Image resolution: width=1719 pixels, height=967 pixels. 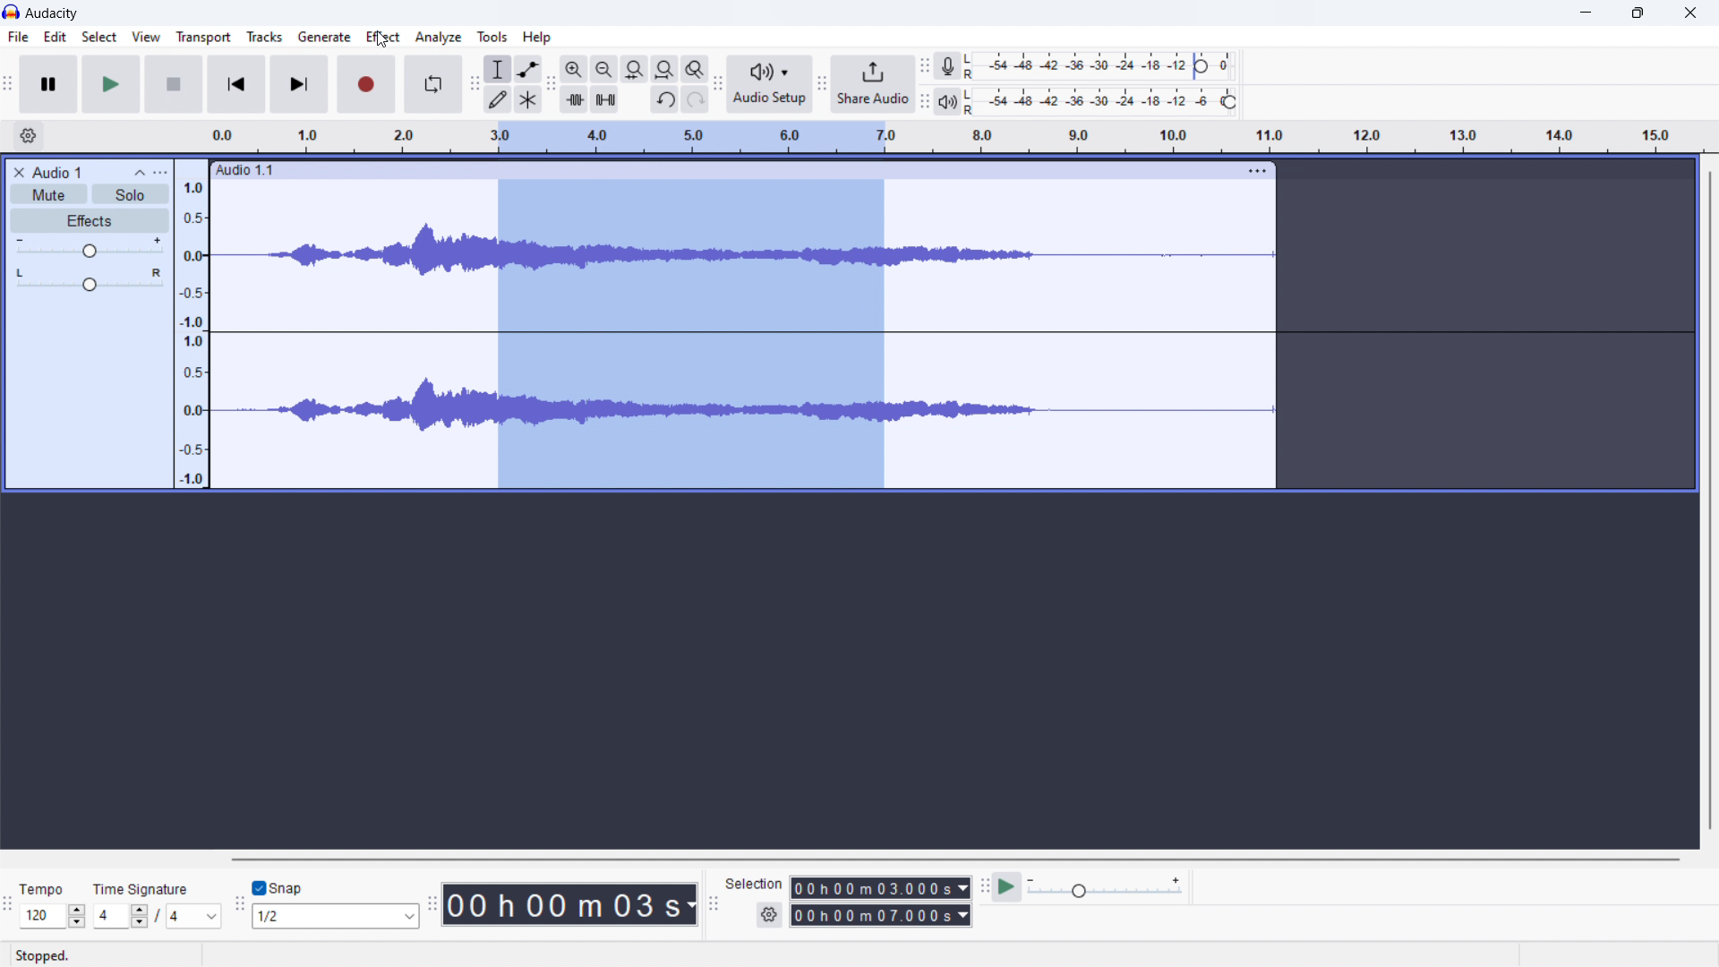 What do you see at coordinates (174, 83) in the screenshot?
I see `stop` at bounding box center [174, 83].